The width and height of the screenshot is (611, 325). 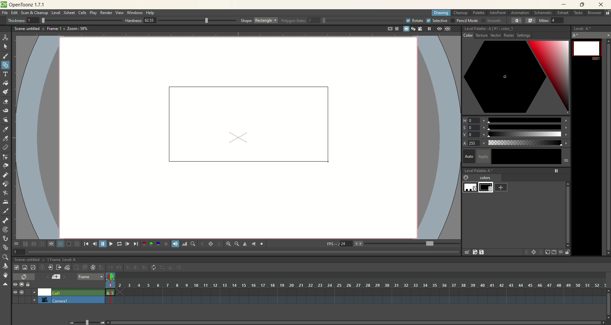 What do you see at coordinates (5, 248) in the screenshot?
I see `plastic` at bounding box center [5, 248].